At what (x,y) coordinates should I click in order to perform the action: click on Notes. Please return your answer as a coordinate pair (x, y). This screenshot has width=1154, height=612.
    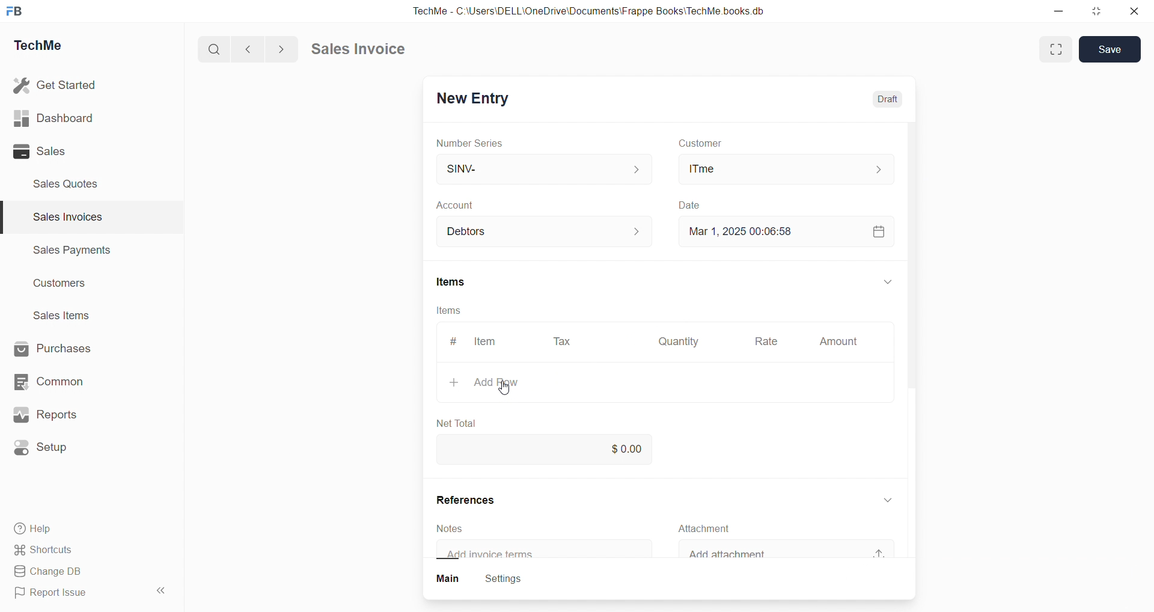
    Looking at the image, I should click on (457, 528).